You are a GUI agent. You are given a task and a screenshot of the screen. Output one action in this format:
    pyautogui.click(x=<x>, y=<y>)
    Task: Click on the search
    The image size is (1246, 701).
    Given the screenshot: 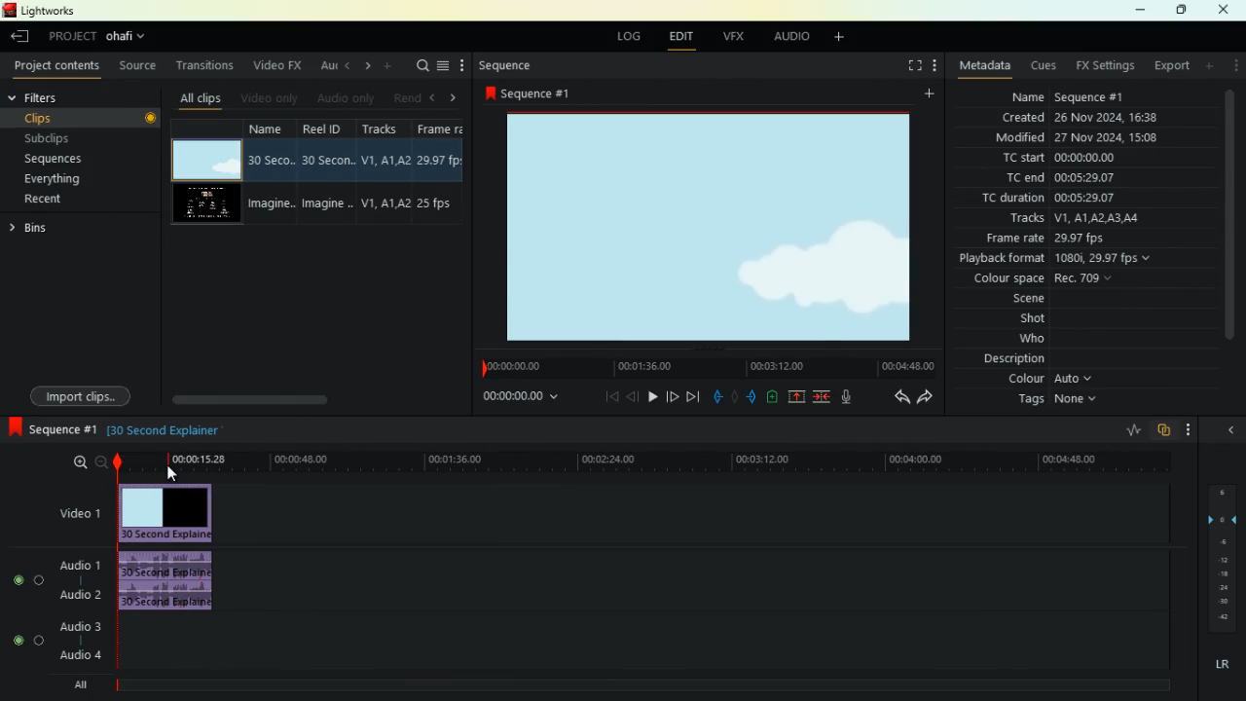 What is the action you would take?
    pyautogui.click(x=421, y=67)
    